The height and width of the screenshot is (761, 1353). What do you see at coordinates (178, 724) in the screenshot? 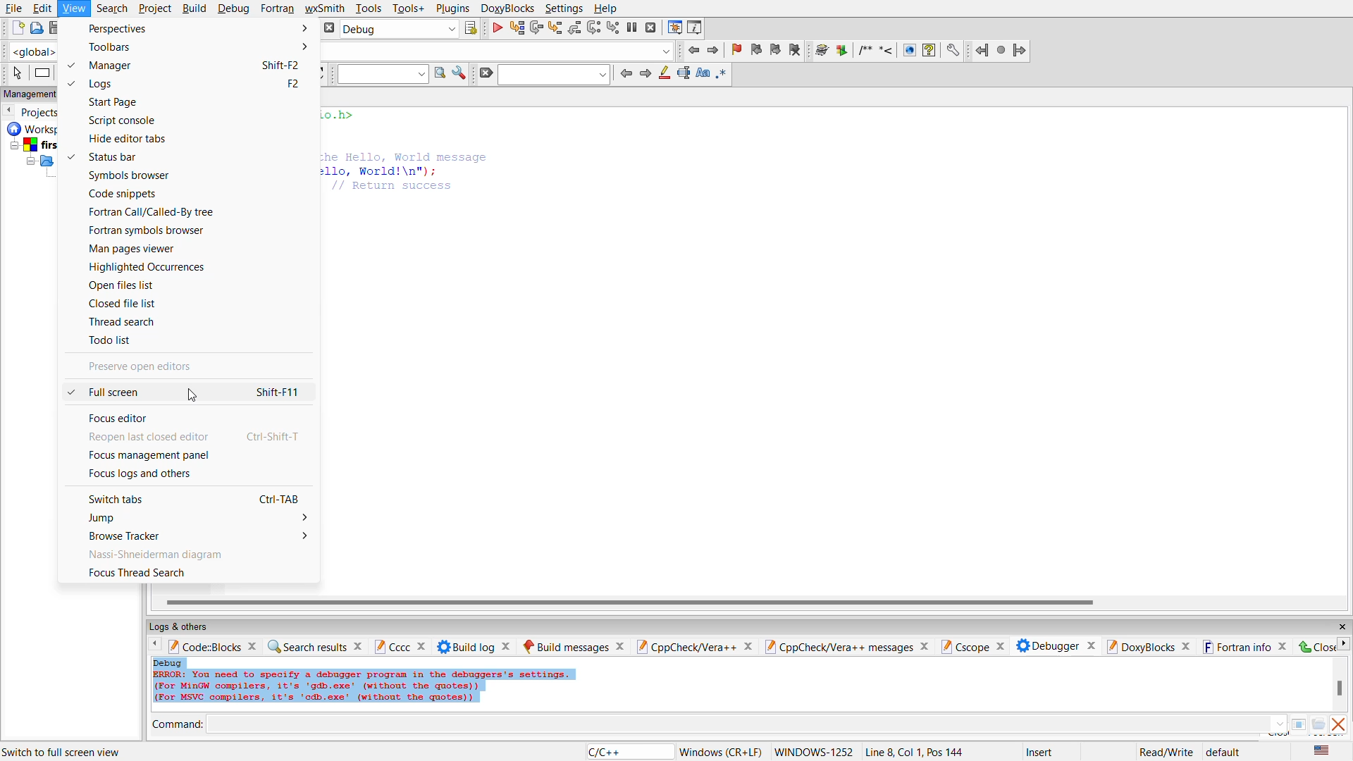
I see `command` at bounding box center [178, 724].